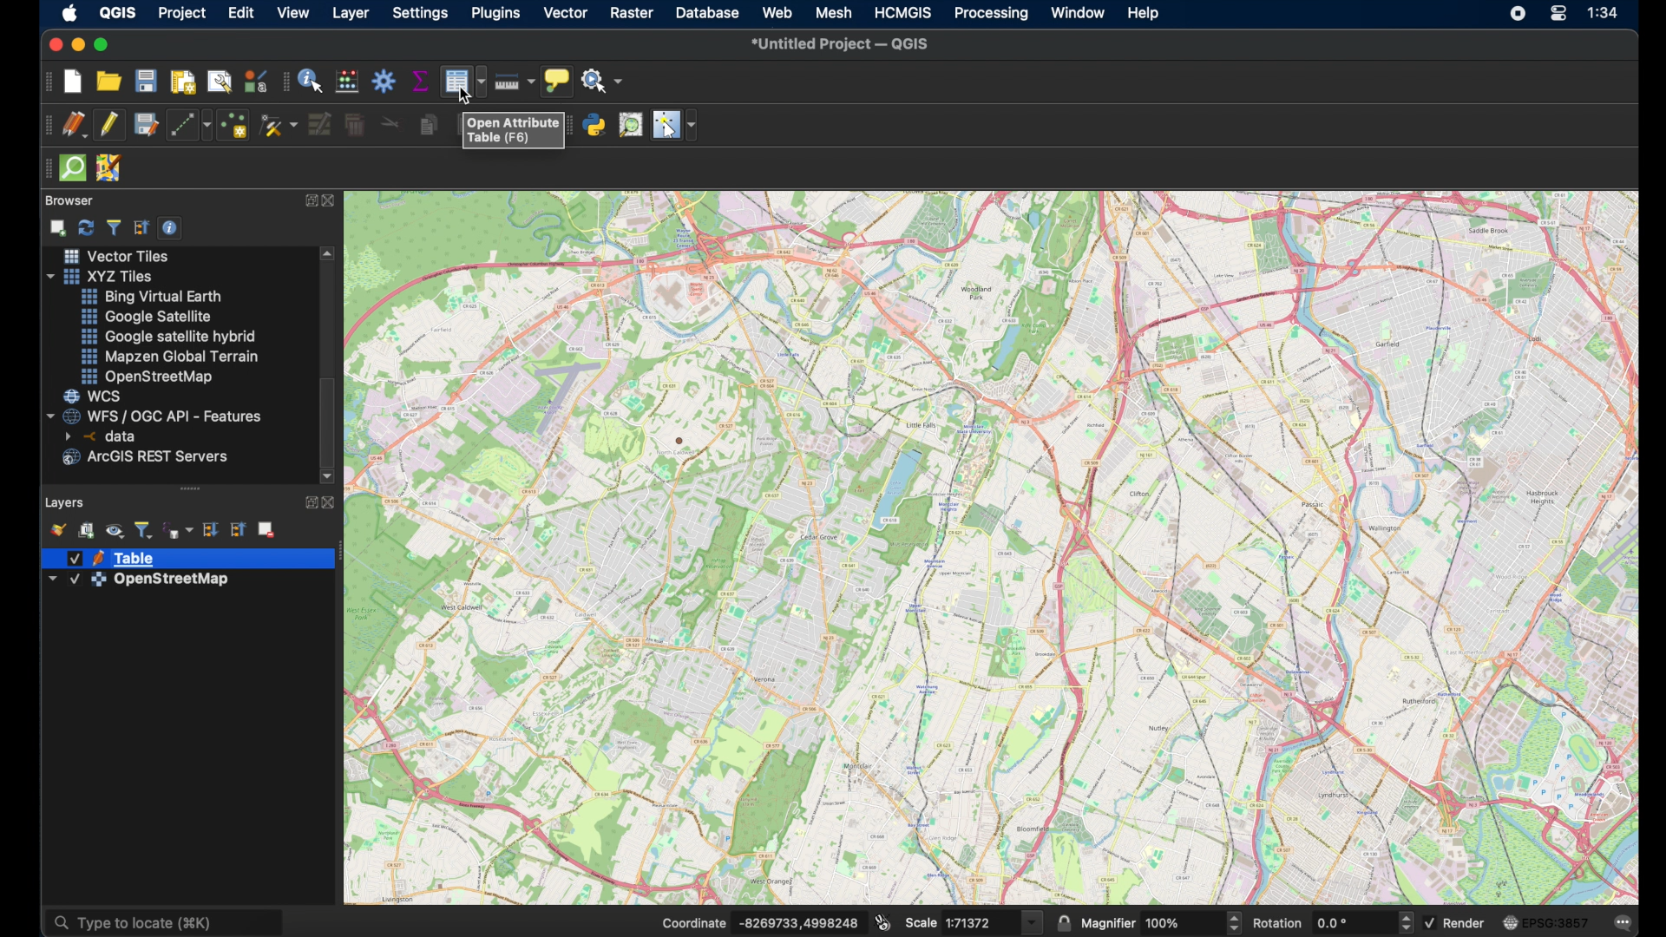 Image resolution: width=1666 pixels, height=937 pixels. What do you see at coordinates (144, 527) in the screenshot?
I see `filter legend` at bounding box center [144, 527].